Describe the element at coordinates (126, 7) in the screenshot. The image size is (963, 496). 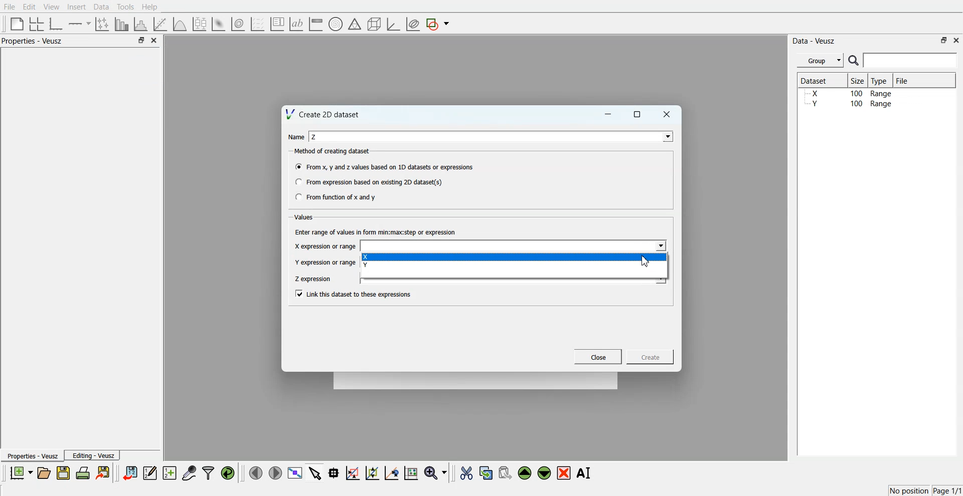
I see `Tools` at that location.